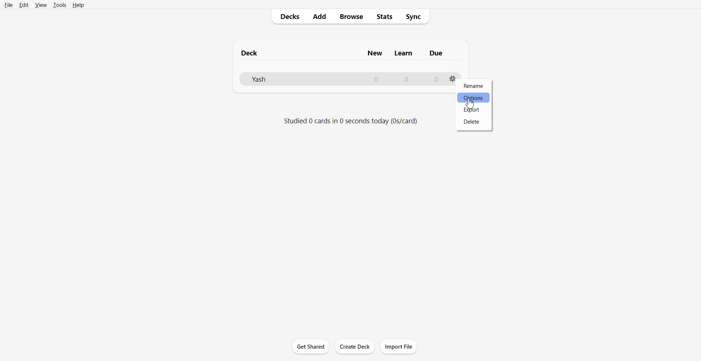 This screenshot has height=361, width=701. I want to click on Rename, so click(474, 86).